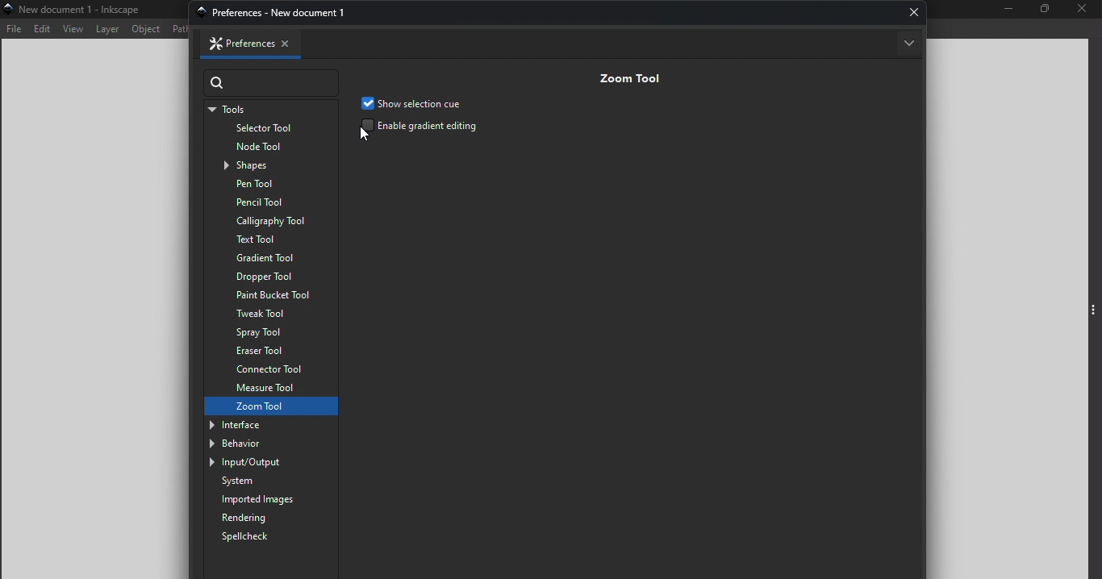 The height and width of the screenshot is (579, 1102). I want to click on Preferences, so click(235, 43).